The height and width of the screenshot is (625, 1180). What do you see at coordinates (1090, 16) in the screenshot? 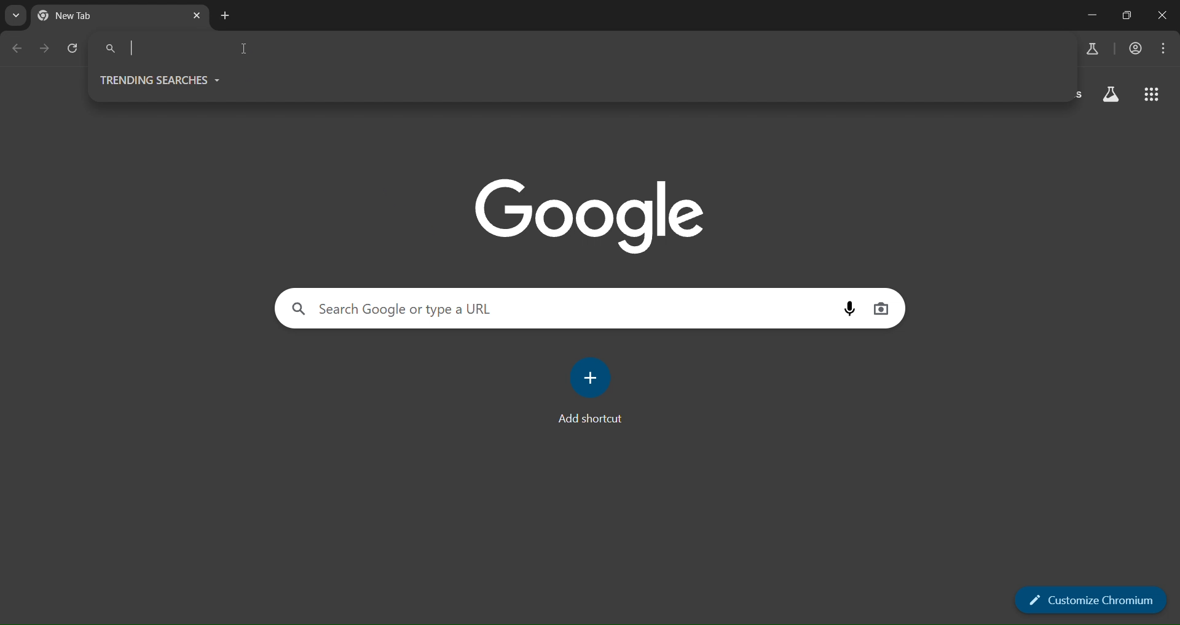
I see `minimize` at bounding box center [1090, 16].